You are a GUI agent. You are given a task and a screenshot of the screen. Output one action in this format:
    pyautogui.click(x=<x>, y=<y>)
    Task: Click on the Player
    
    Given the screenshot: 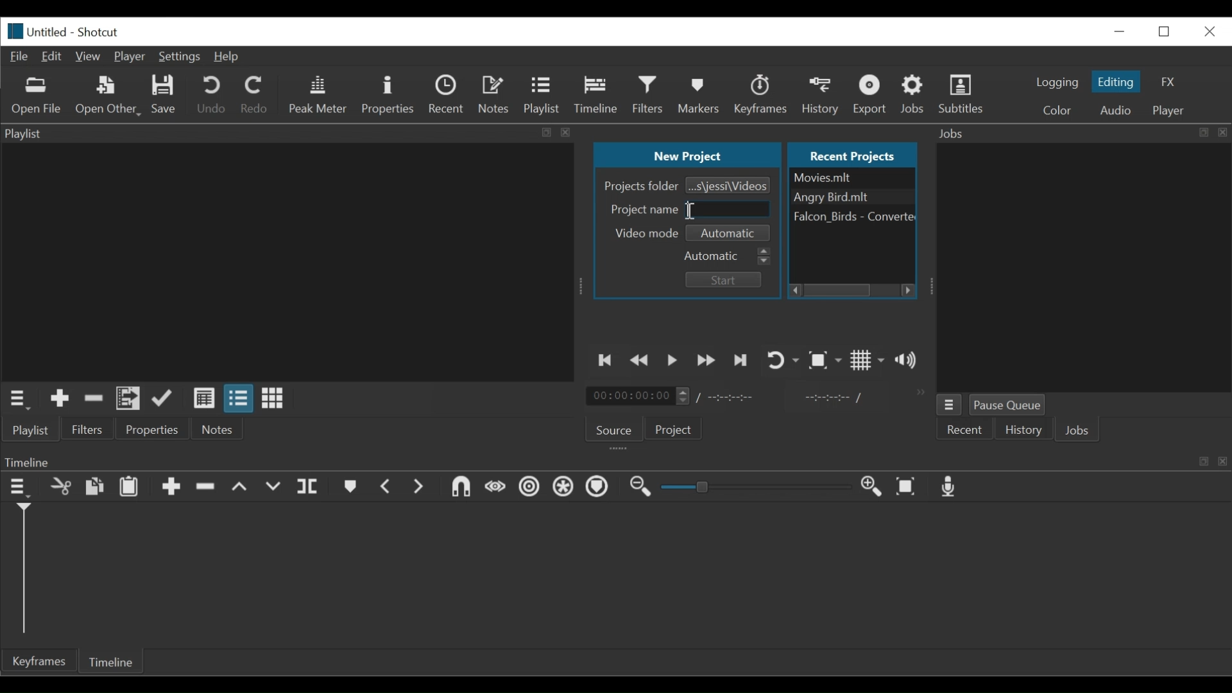 What is the action you would take?
    pyautogui.click(x=1168, y=112)
    